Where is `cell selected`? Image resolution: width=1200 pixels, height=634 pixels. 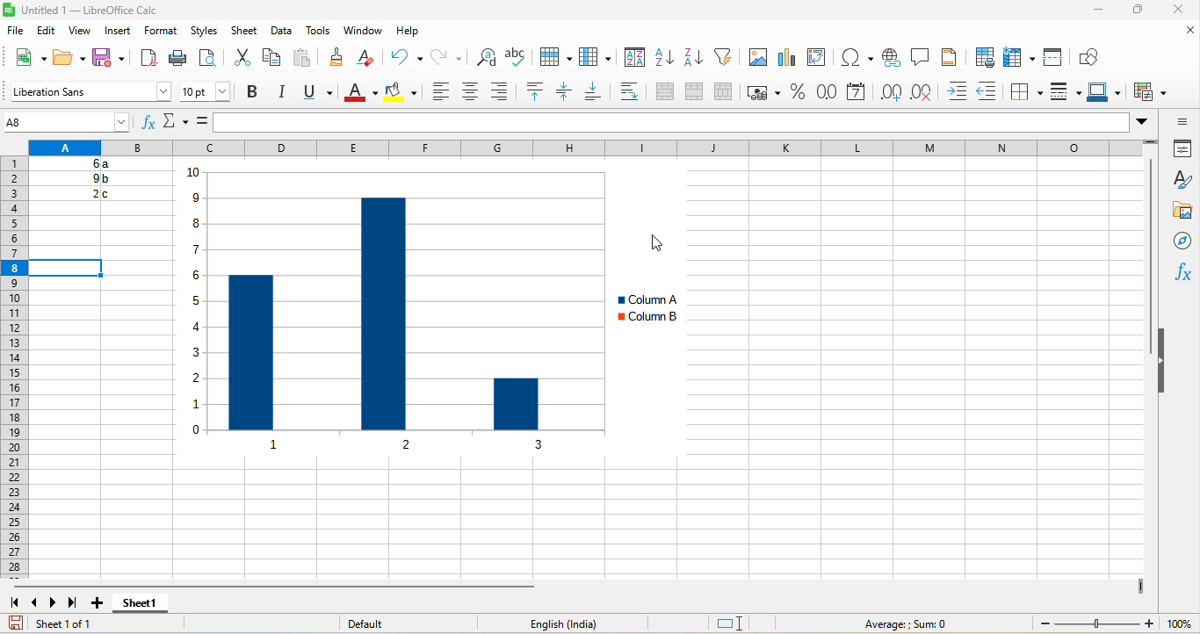 cell selected is located at coordinates (69, 267).